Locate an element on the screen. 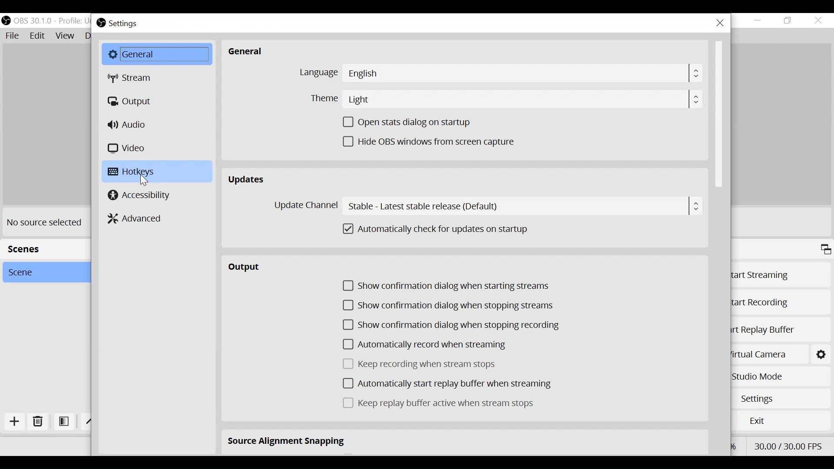 This screenshot has width=834, height=469. Start Virtual Camera Settings is located at coordinates (822, 354).